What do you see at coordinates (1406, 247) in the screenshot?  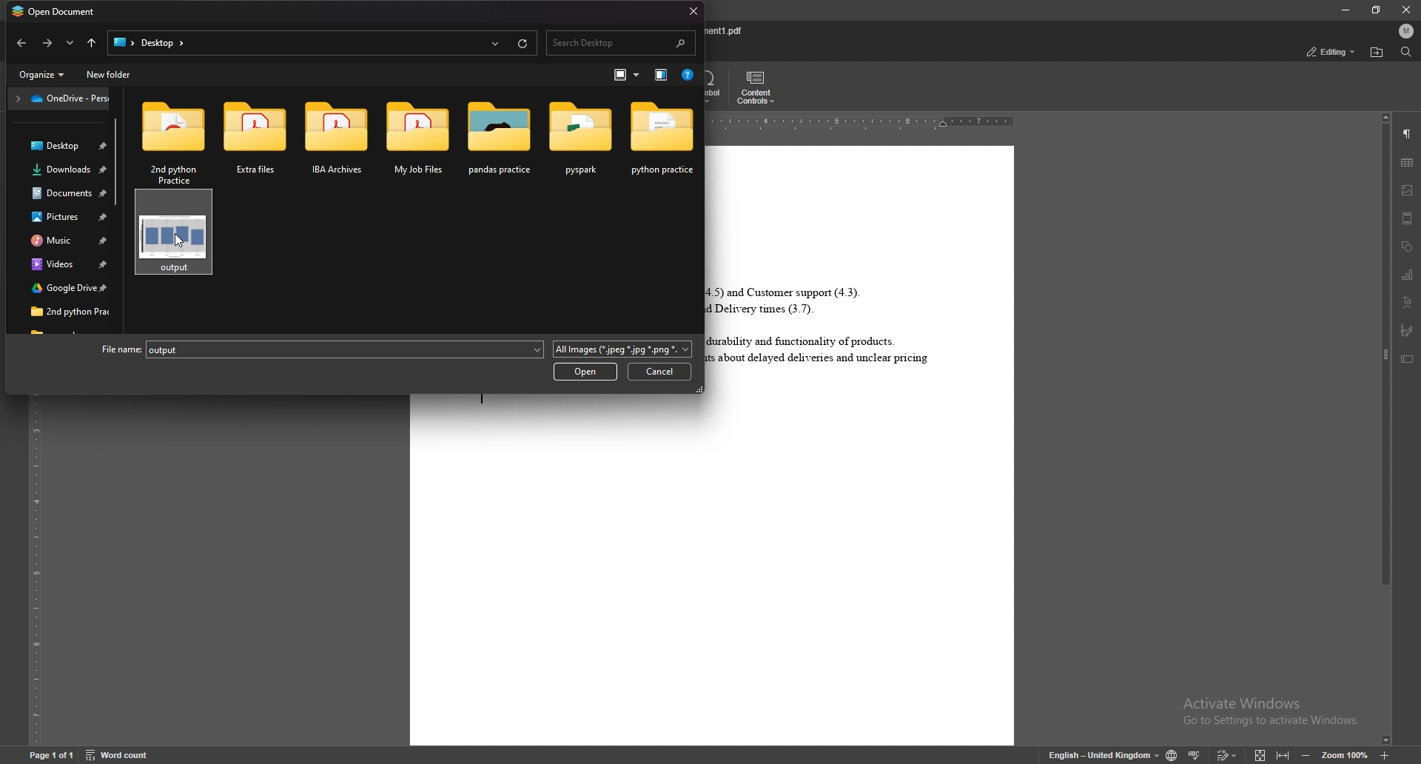 I see `shapes` at bounding box center [1406, 247].